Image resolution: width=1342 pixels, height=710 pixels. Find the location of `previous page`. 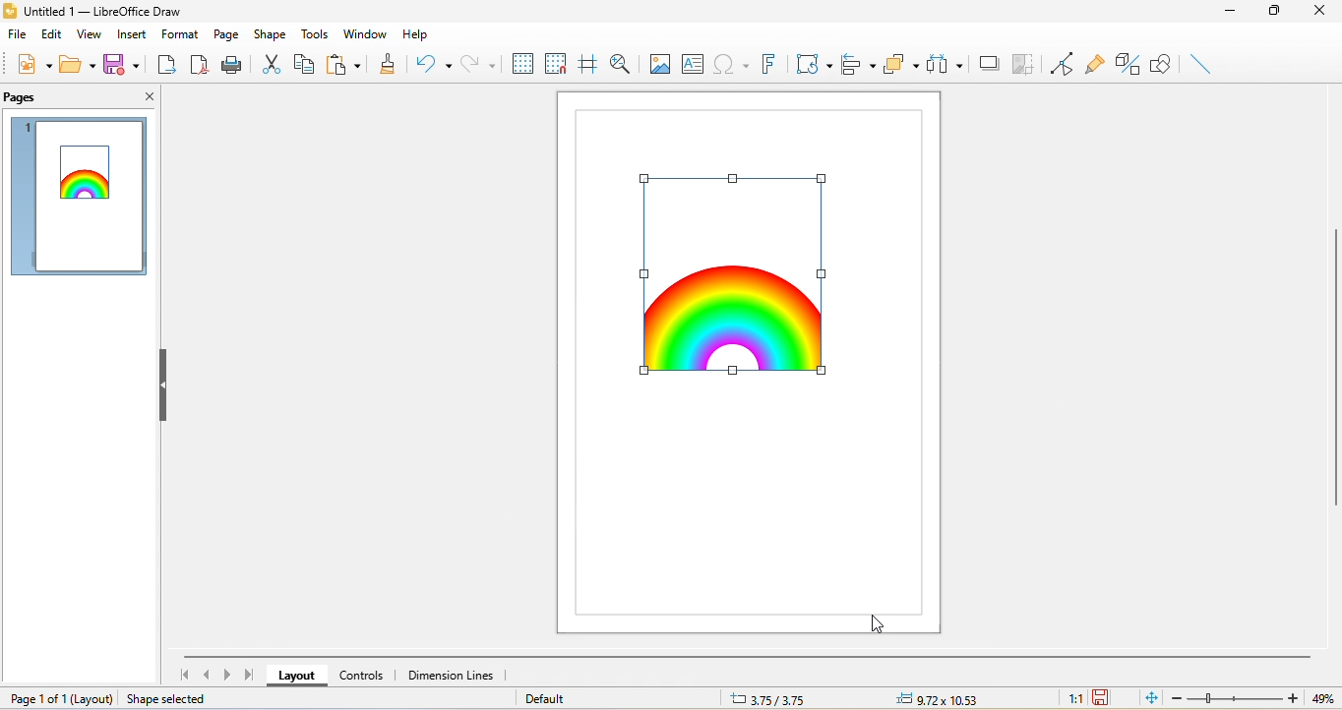

previous page is located at coordinates (205, 675).